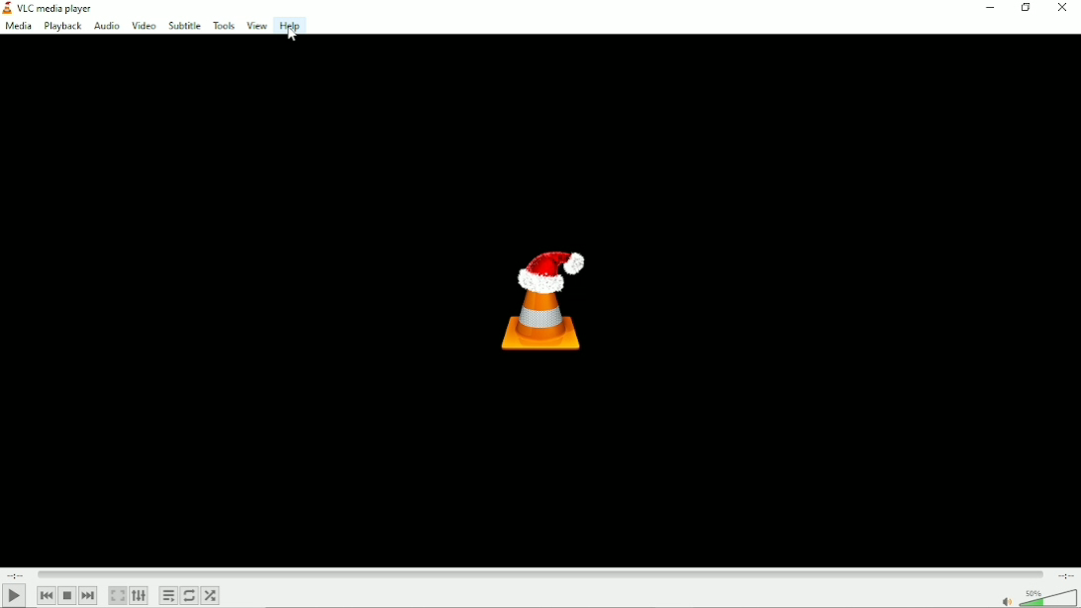 The width and height of the screenshot is (1081, 608). I want to click on Video, so click(146, 25).